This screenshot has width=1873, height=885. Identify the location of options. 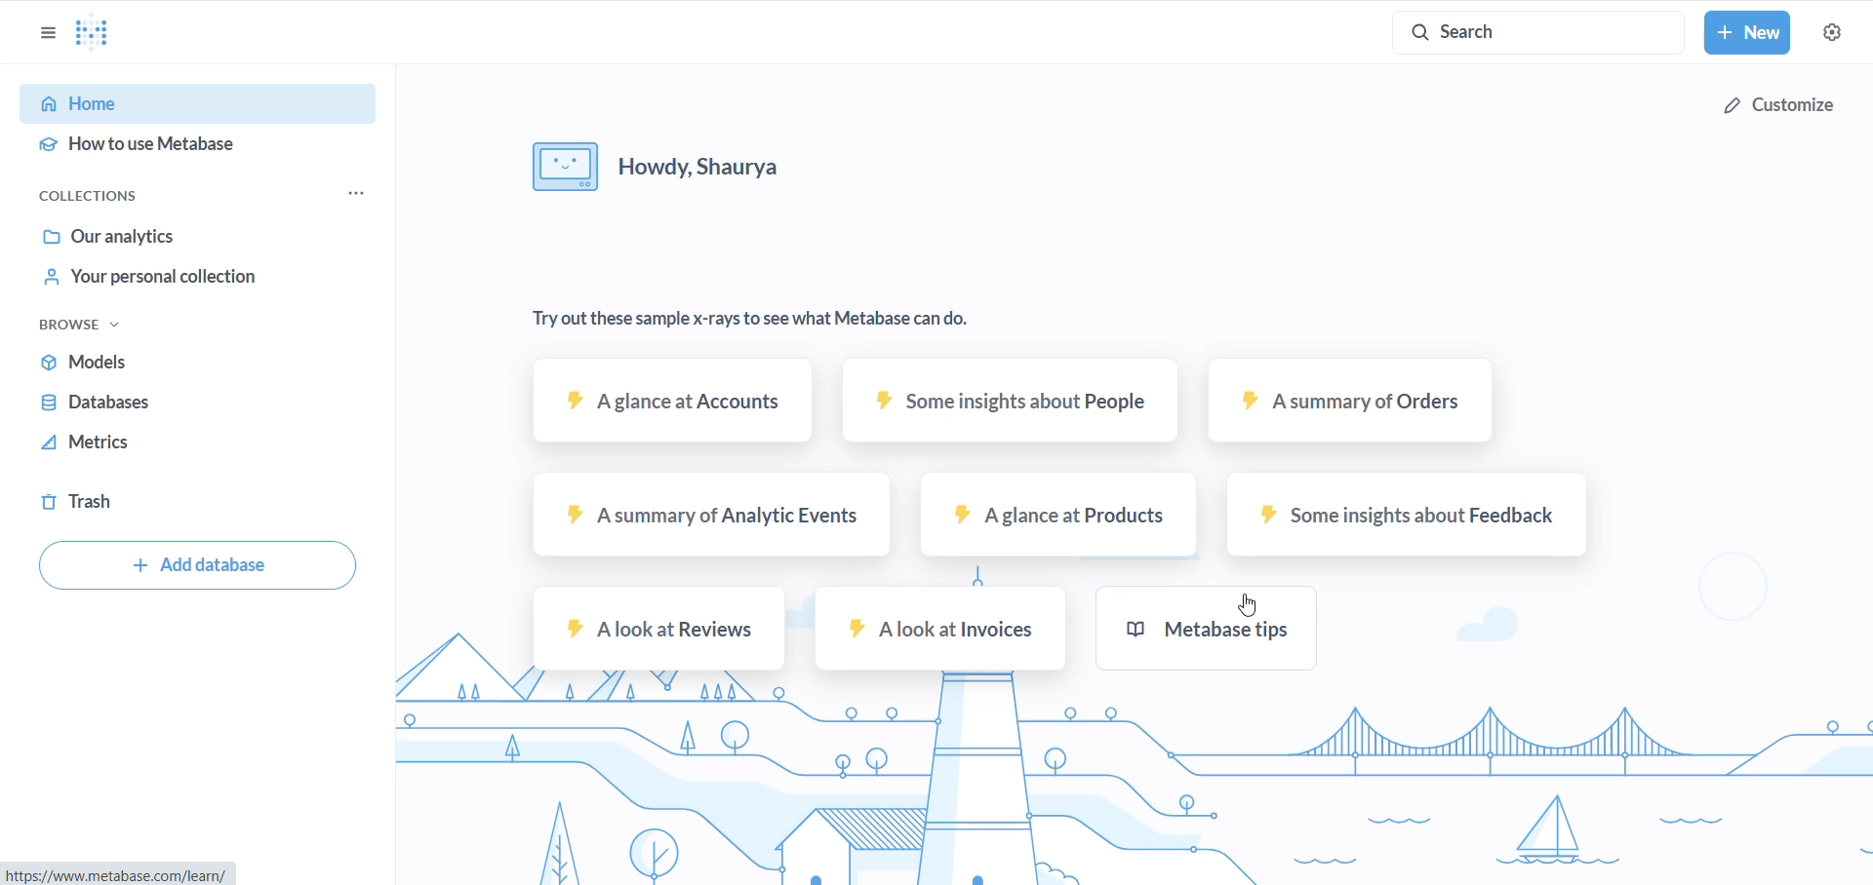
(48, 33).